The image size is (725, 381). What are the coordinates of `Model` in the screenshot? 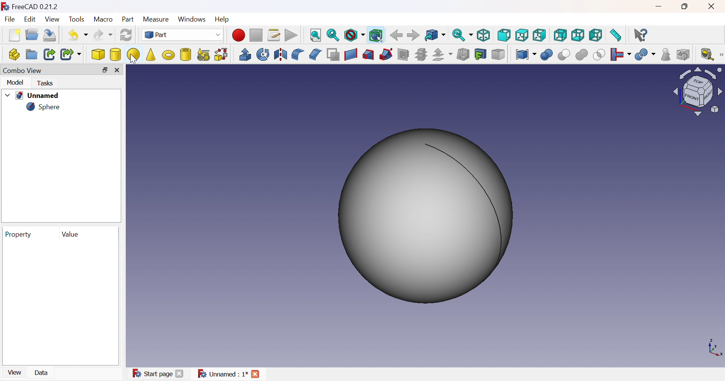 It's located at (15, 82).